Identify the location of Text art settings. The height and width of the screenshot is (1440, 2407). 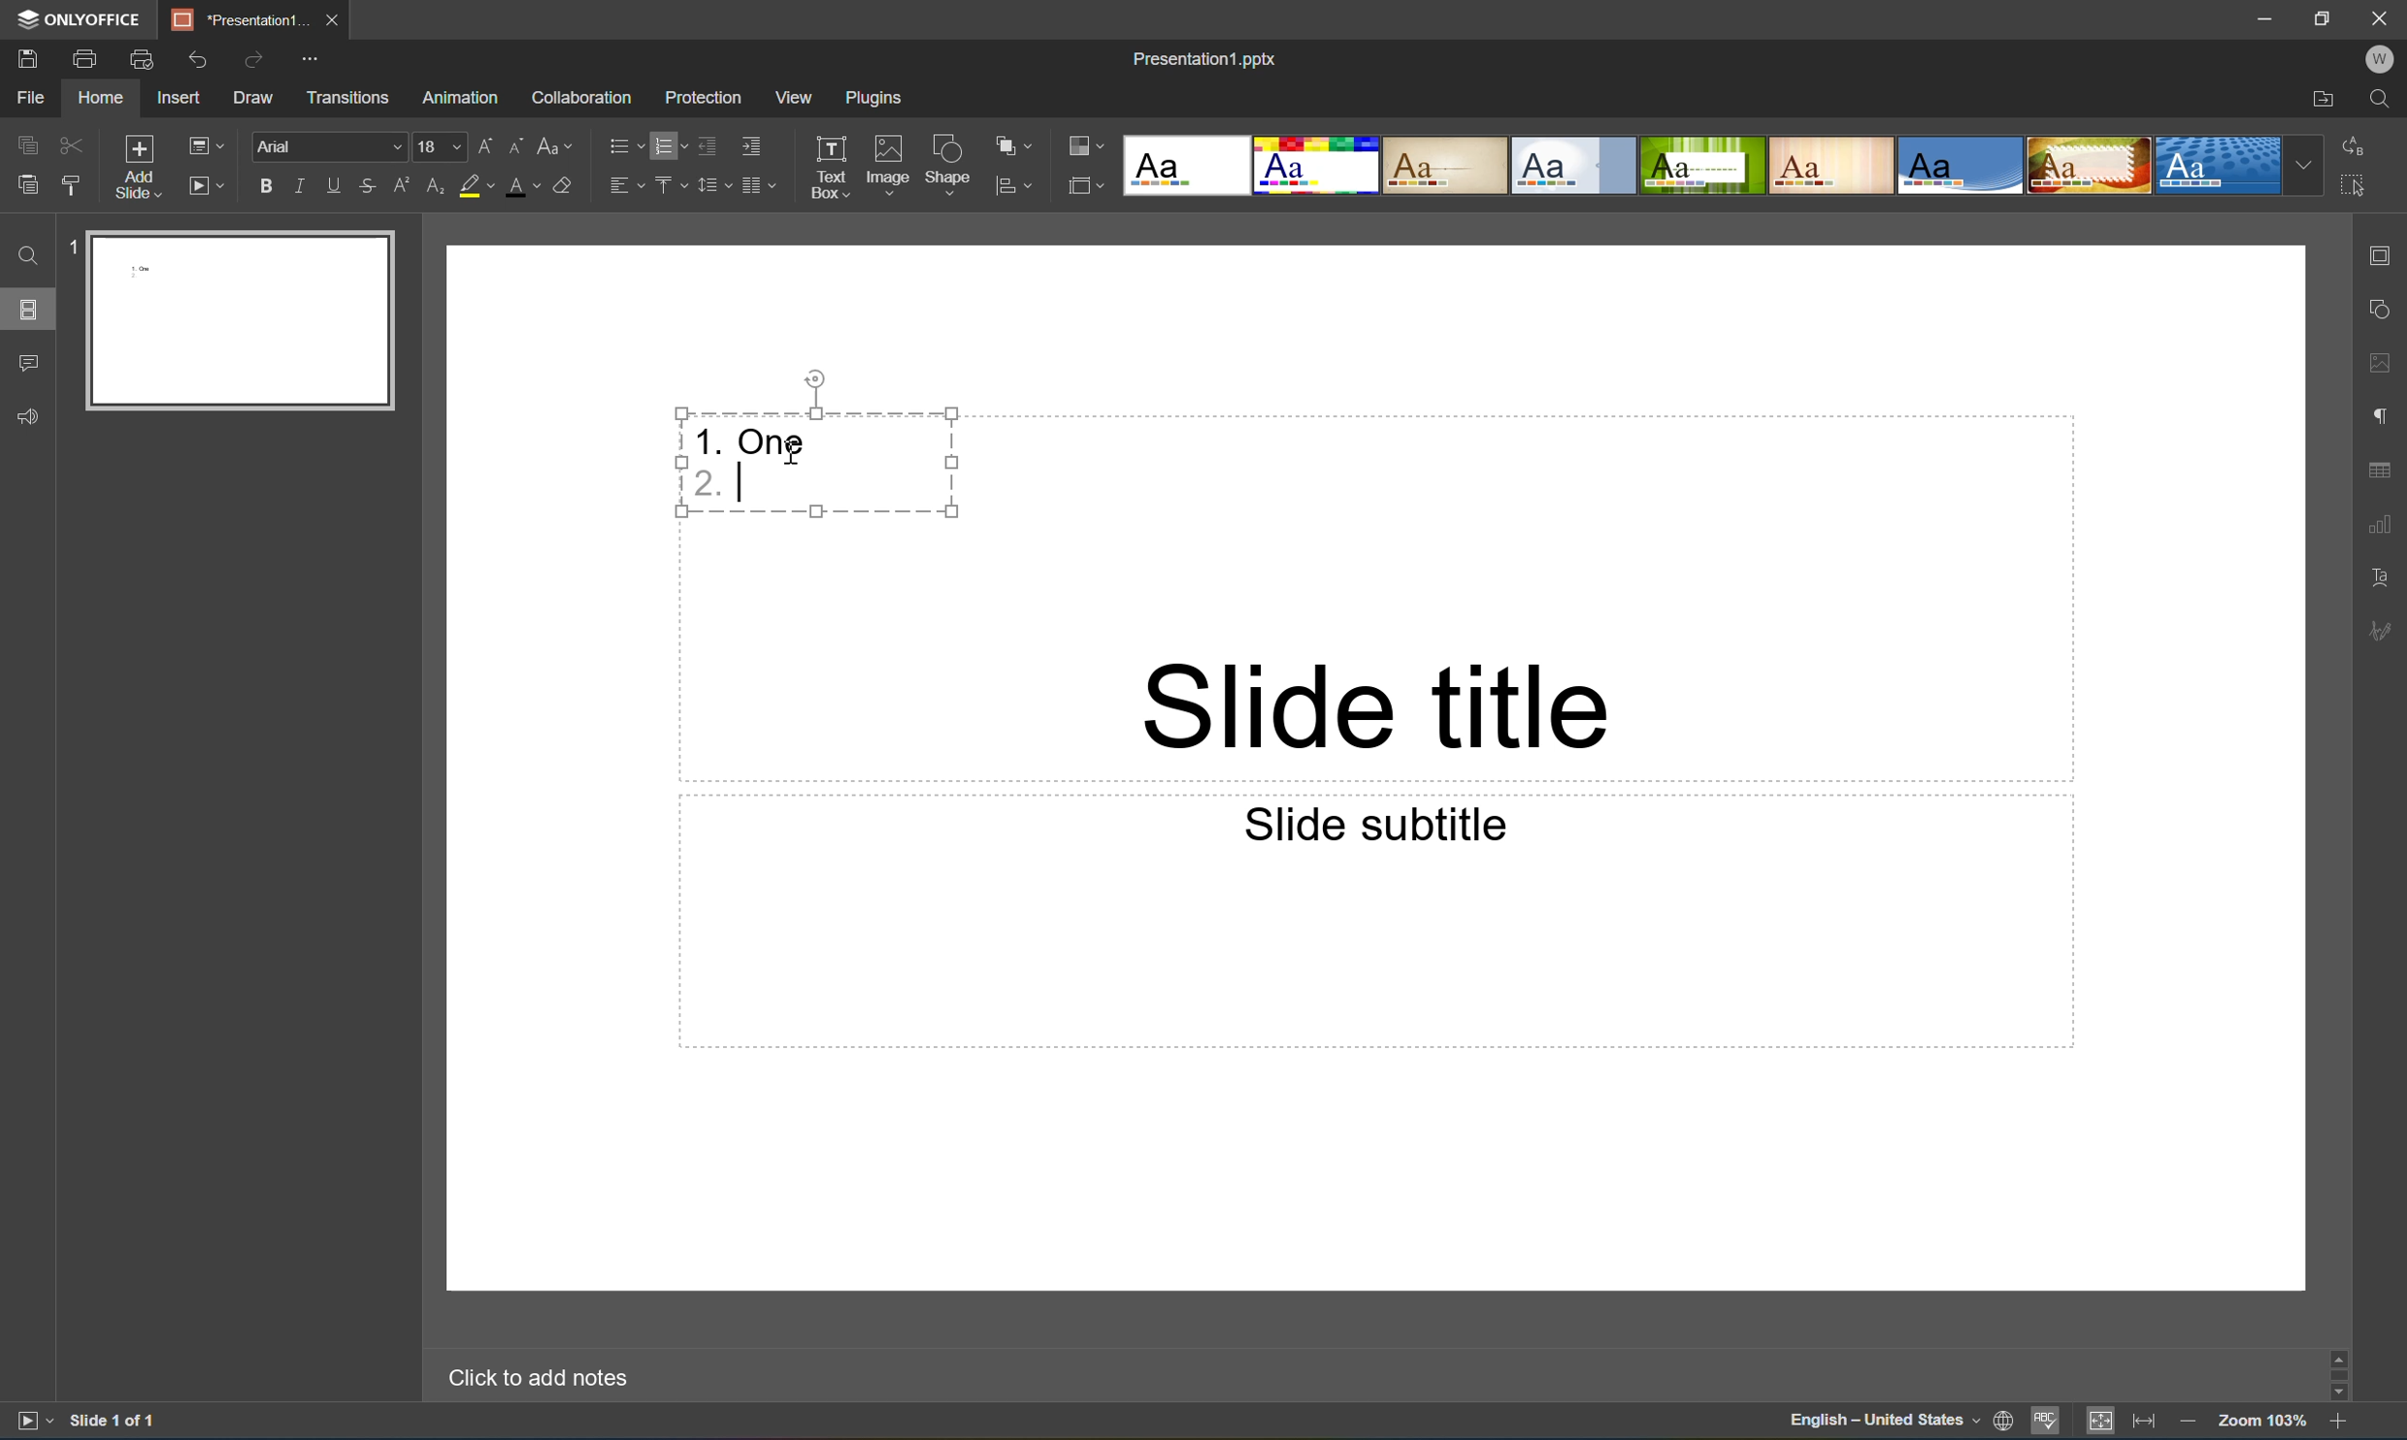
(2383, 575).